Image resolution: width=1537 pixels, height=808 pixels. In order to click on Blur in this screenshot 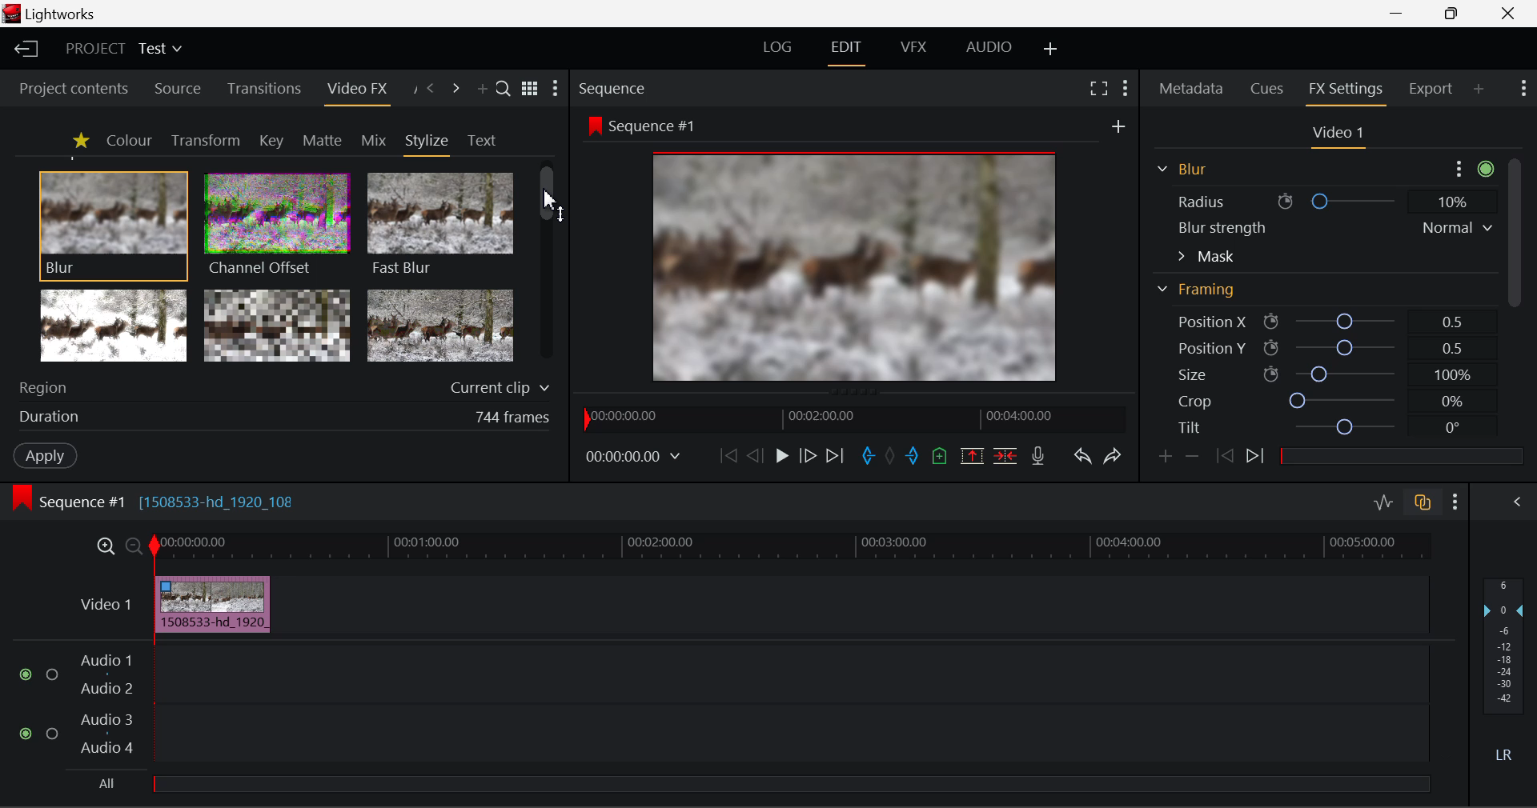, I will do `click(1180, 167)`.